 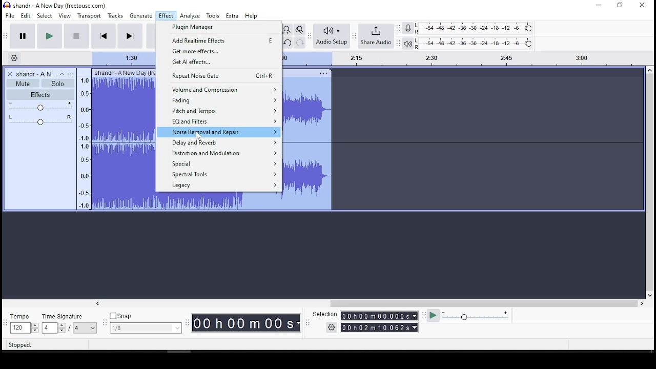 What do you see at coordinates (218, 121) in the screenshot?
I see `EQ and filter` at bounding box center [218, 121].